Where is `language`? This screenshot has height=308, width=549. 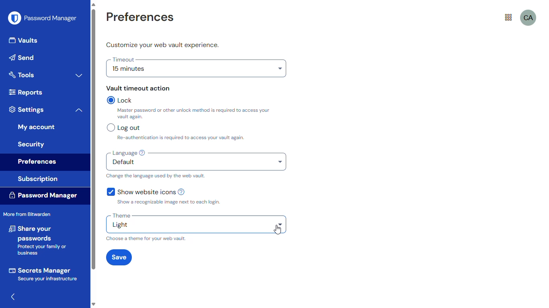 language is located at coordinates (123, 153).